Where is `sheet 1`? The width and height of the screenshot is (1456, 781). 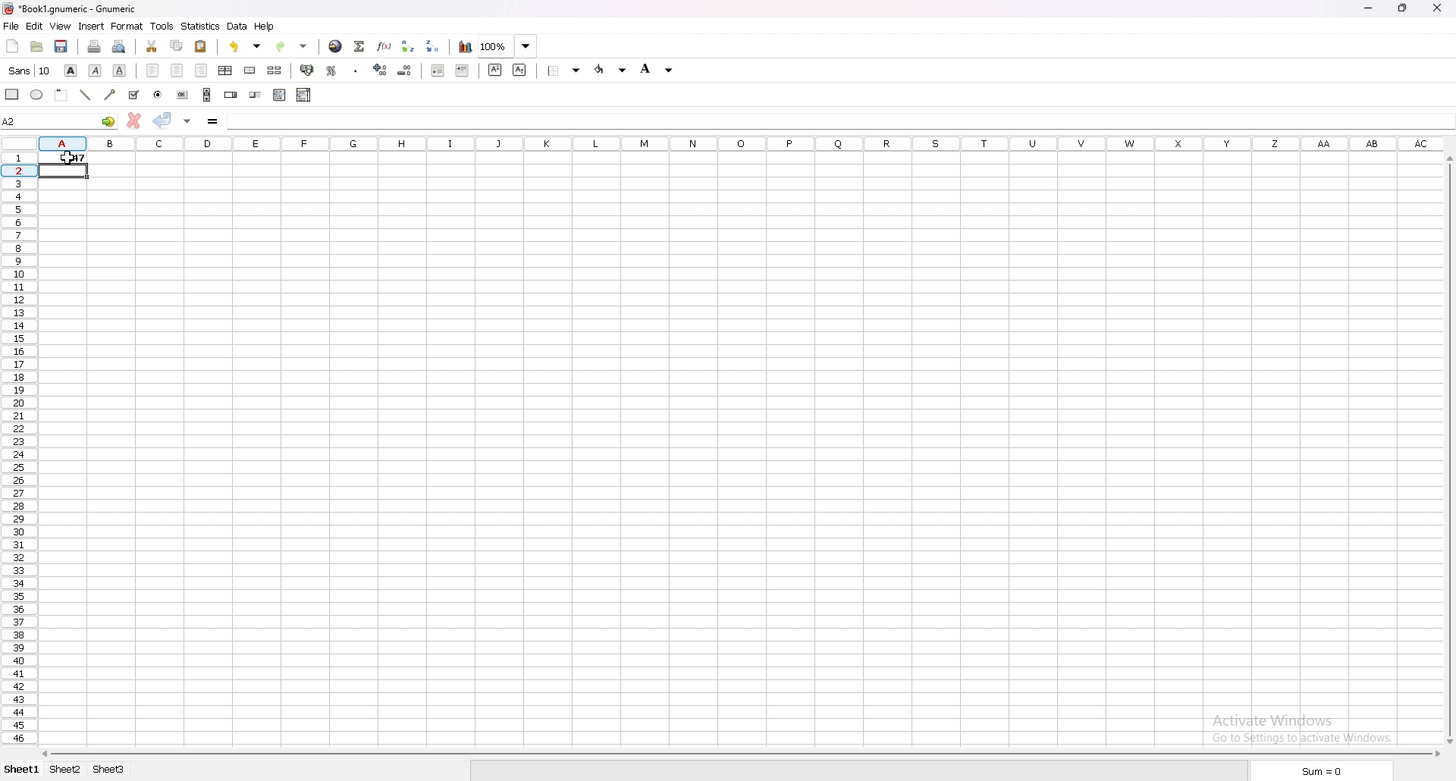
sheet 1 is located at coordinates (23, 770).